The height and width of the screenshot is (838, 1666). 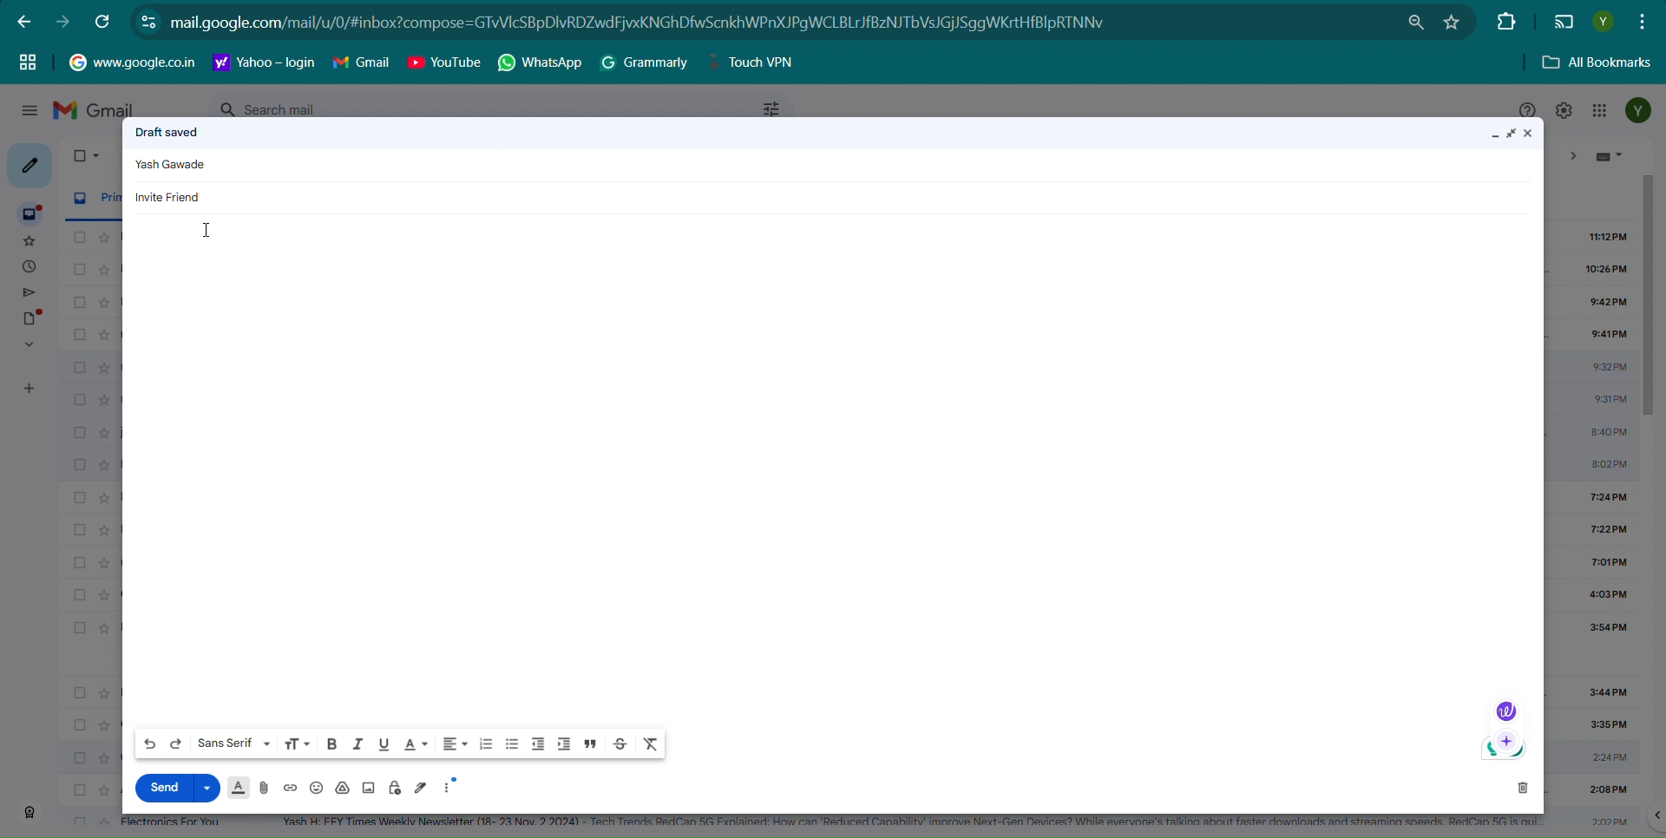 What do you see at coordinates (266, 788) in the screenshot?
I see `Attached files` at bounding box center [266, 788].